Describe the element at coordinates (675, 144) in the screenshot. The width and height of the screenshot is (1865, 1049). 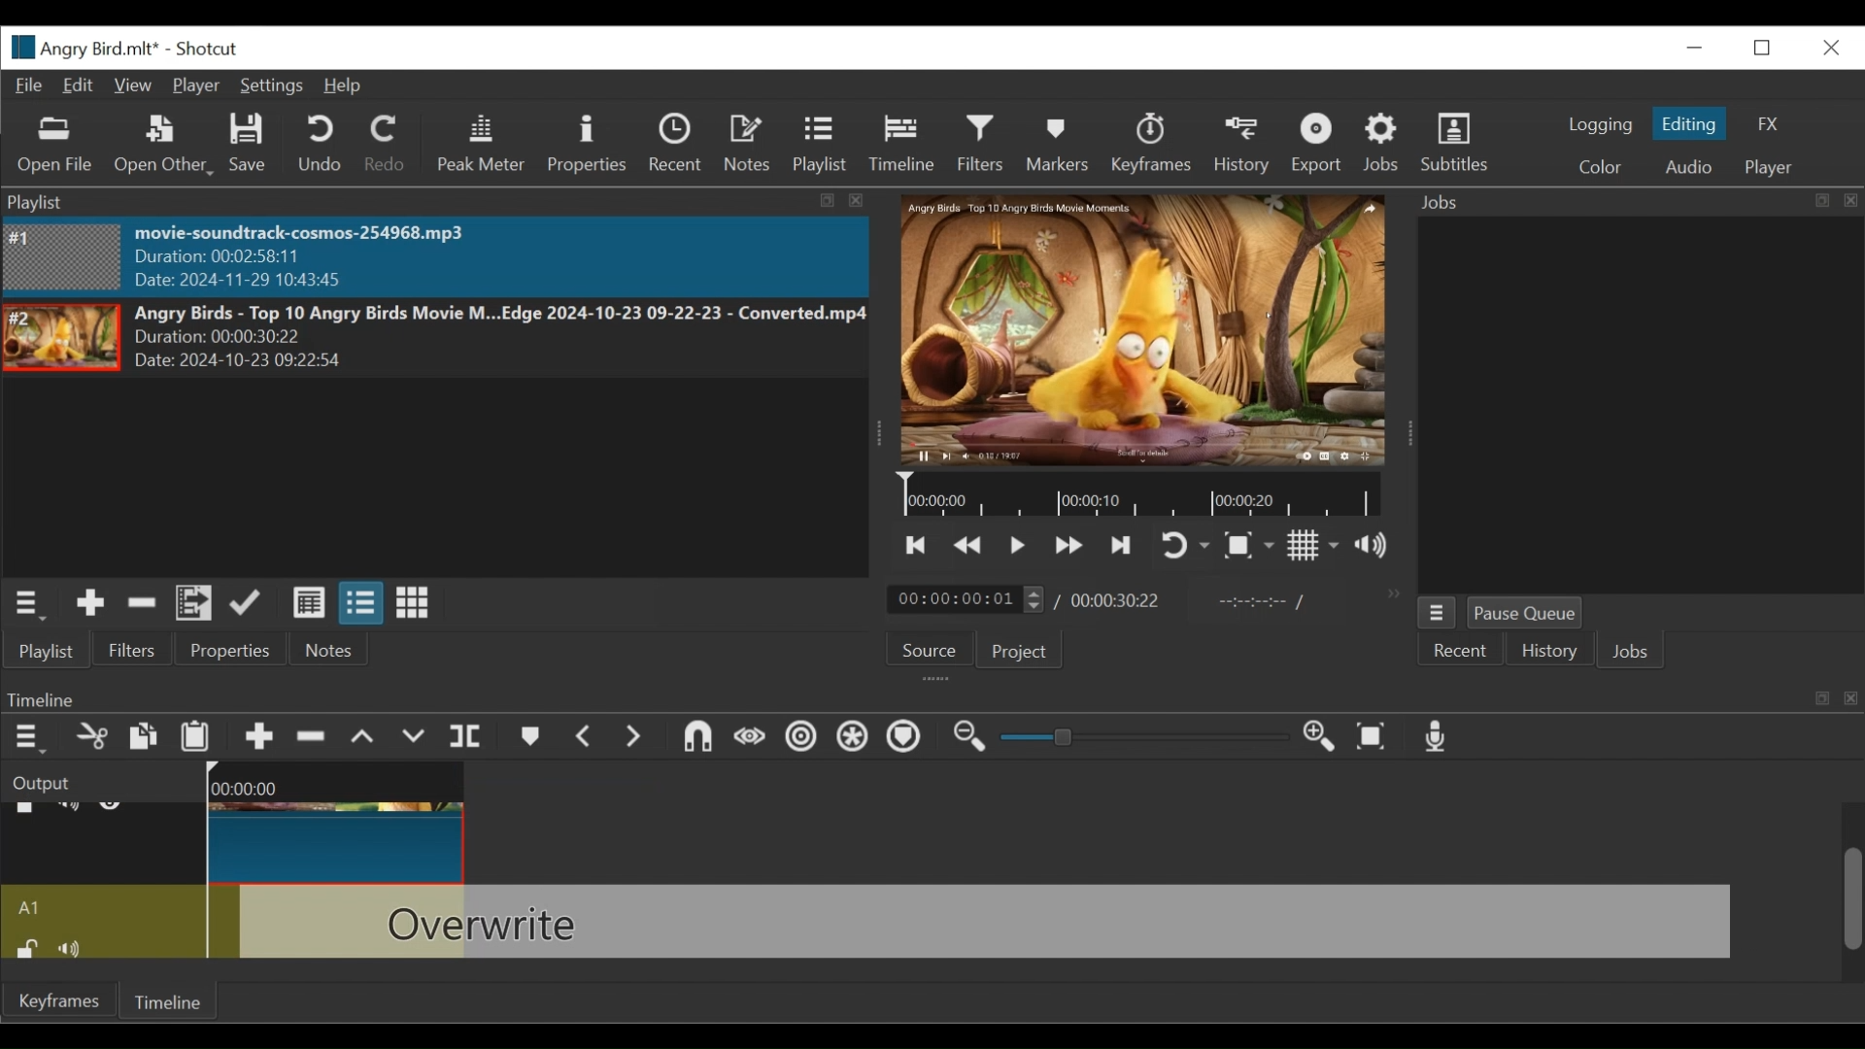
I see `Recent` at that location.